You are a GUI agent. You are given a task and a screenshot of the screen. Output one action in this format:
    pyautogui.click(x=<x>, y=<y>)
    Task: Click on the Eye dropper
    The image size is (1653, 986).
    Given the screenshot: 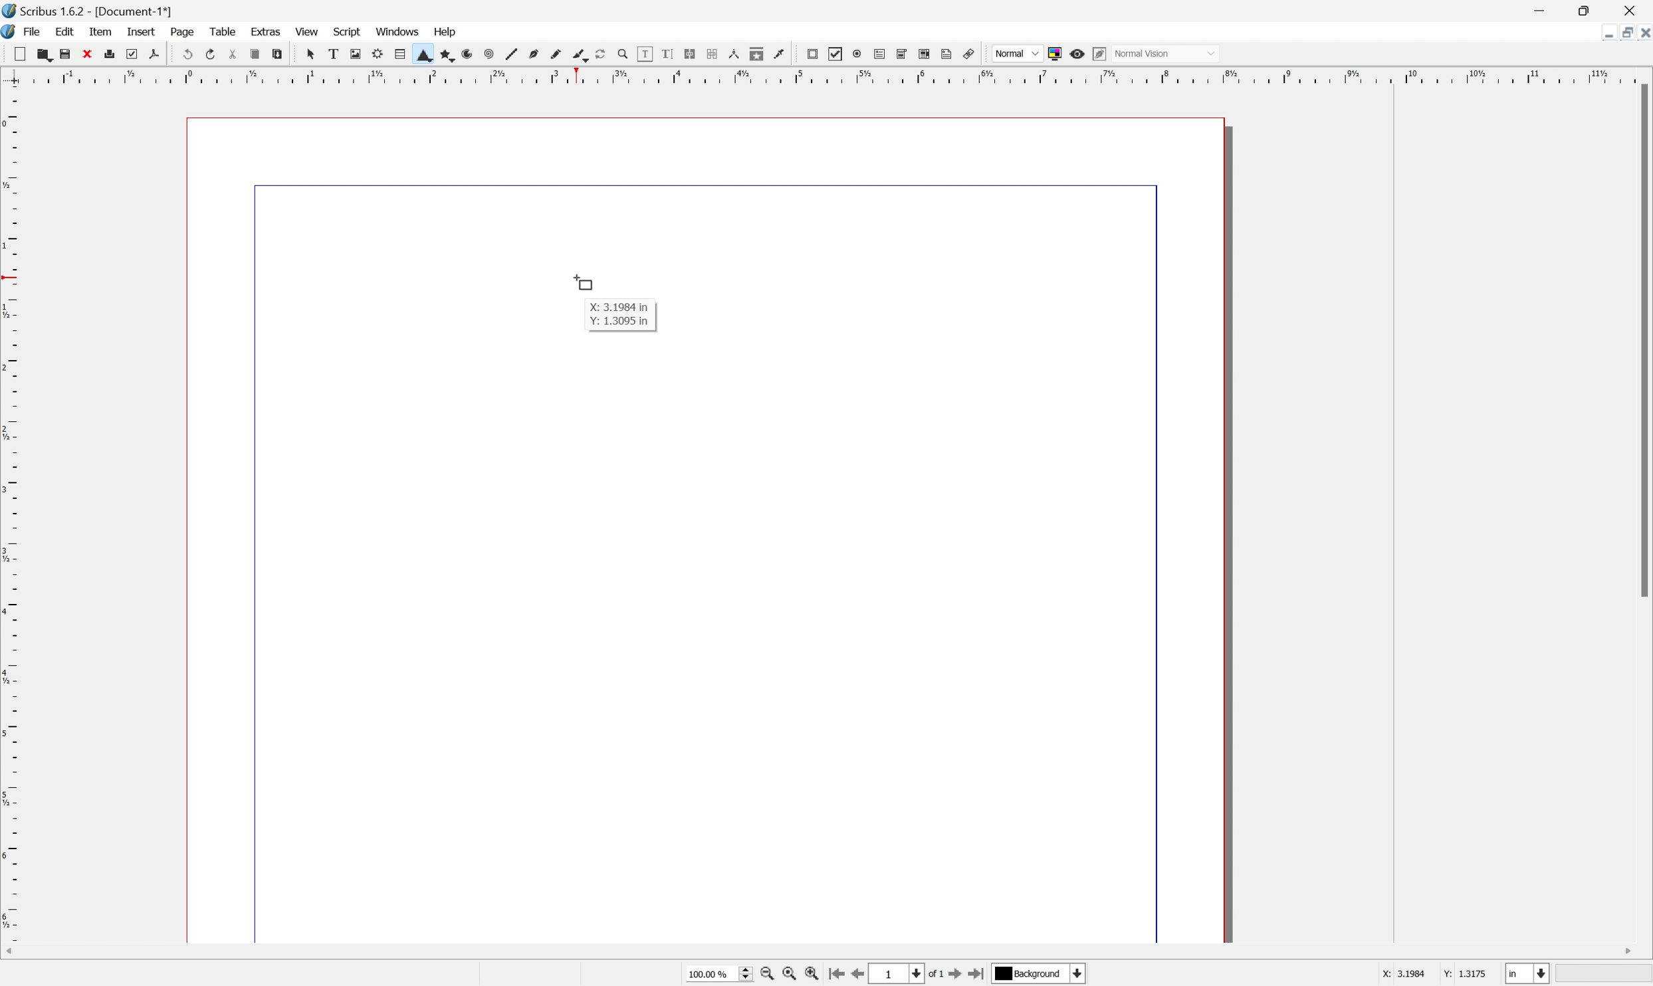 What is the action you would take?
    pyautogui.click(x=783, y=54)
    